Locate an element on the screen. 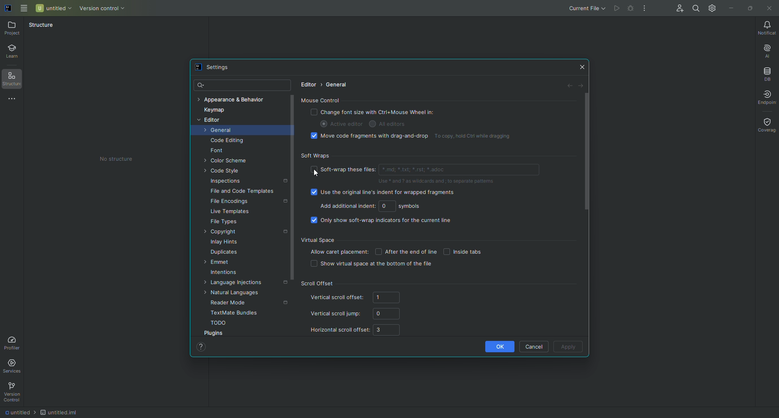 This screenshot has height=418, width=779. Database is located at coordinates (766, 72).